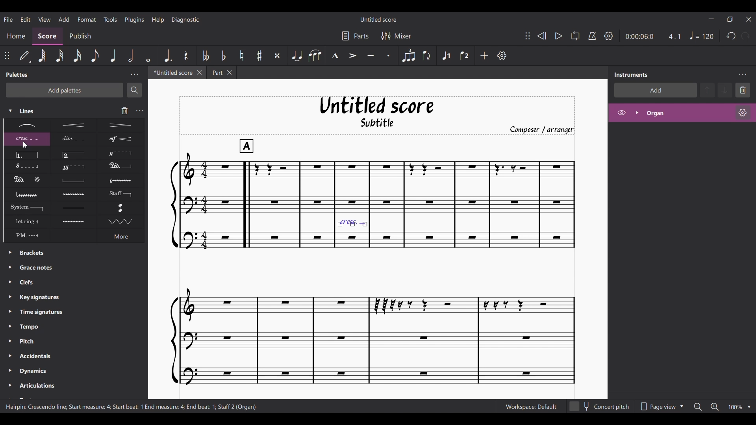  What do you see at coordinates (575, 36) in the screenshot?
I see `Looping playback` at bounding box center [575, 36].